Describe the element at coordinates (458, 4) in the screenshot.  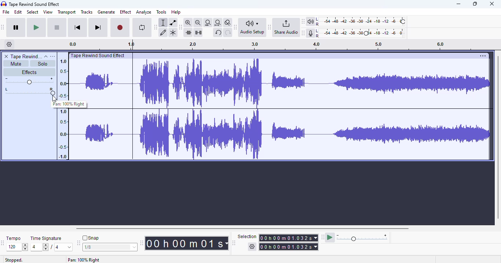
I see `minimize` at that location.